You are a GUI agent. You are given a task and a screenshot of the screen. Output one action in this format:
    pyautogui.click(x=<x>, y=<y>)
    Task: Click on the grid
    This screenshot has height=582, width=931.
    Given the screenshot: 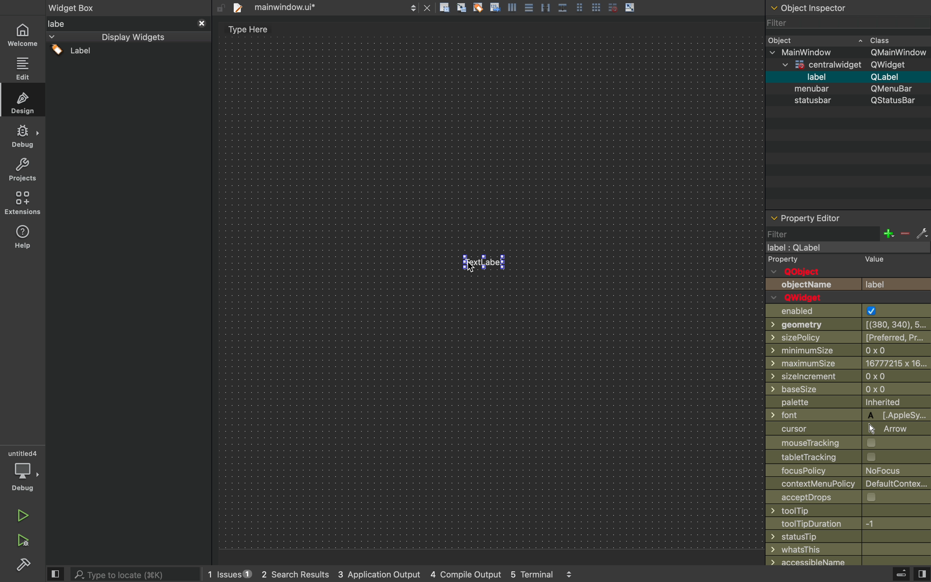 What is the action you would take?
    pyautogui.click(x=612, y=7)
    